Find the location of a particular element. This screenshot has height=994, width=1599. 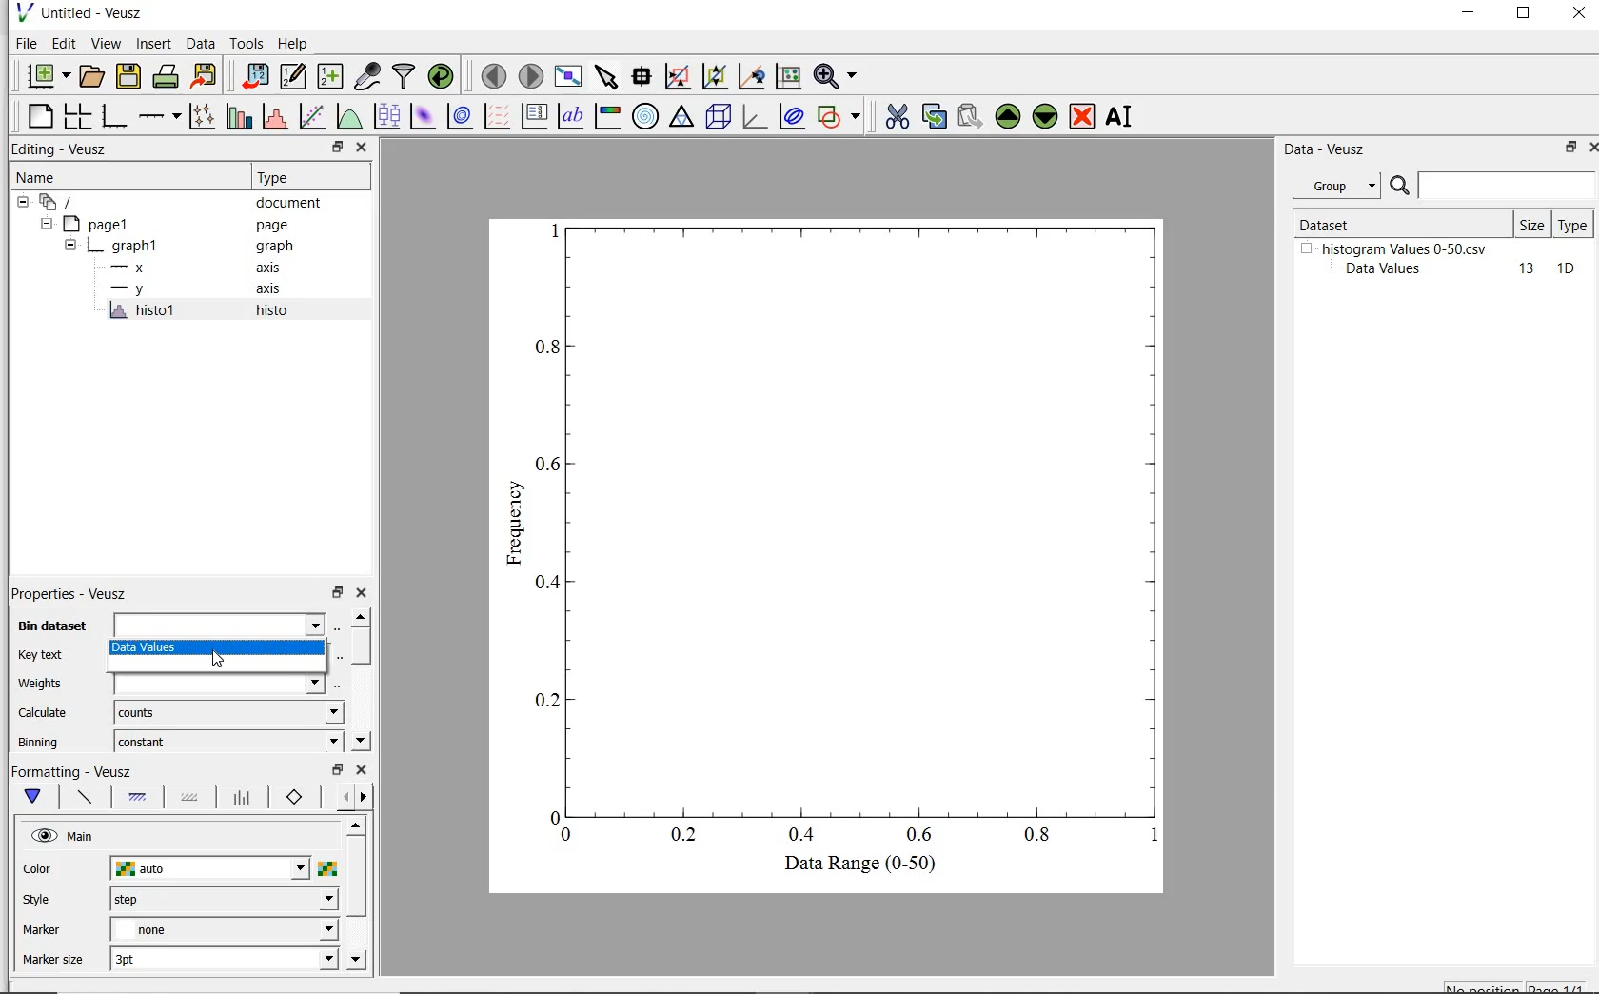

editing-veusz is located at coordinates (60, 149).